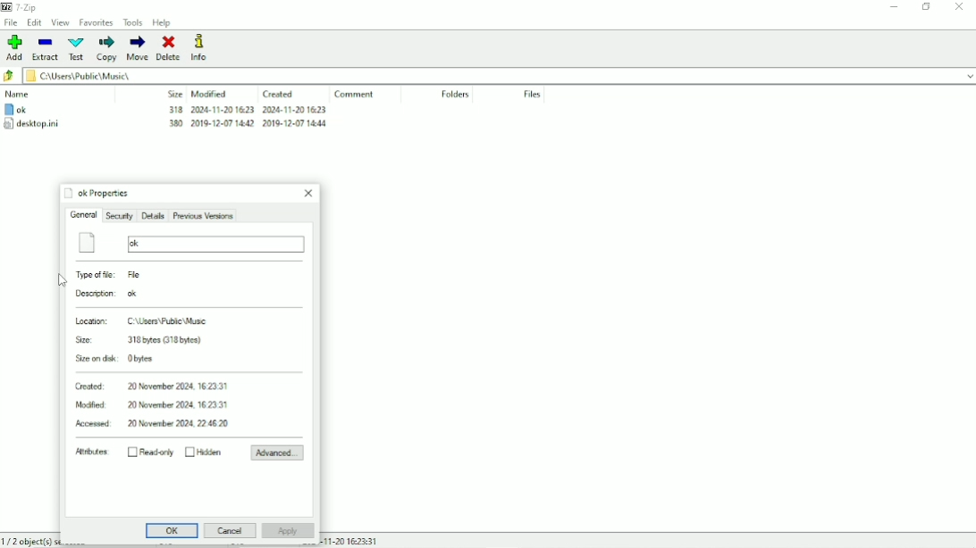  What do you see at coordinates (34, 23) in the screenshot?
I see `Edit` at bounding box center [34, 23].